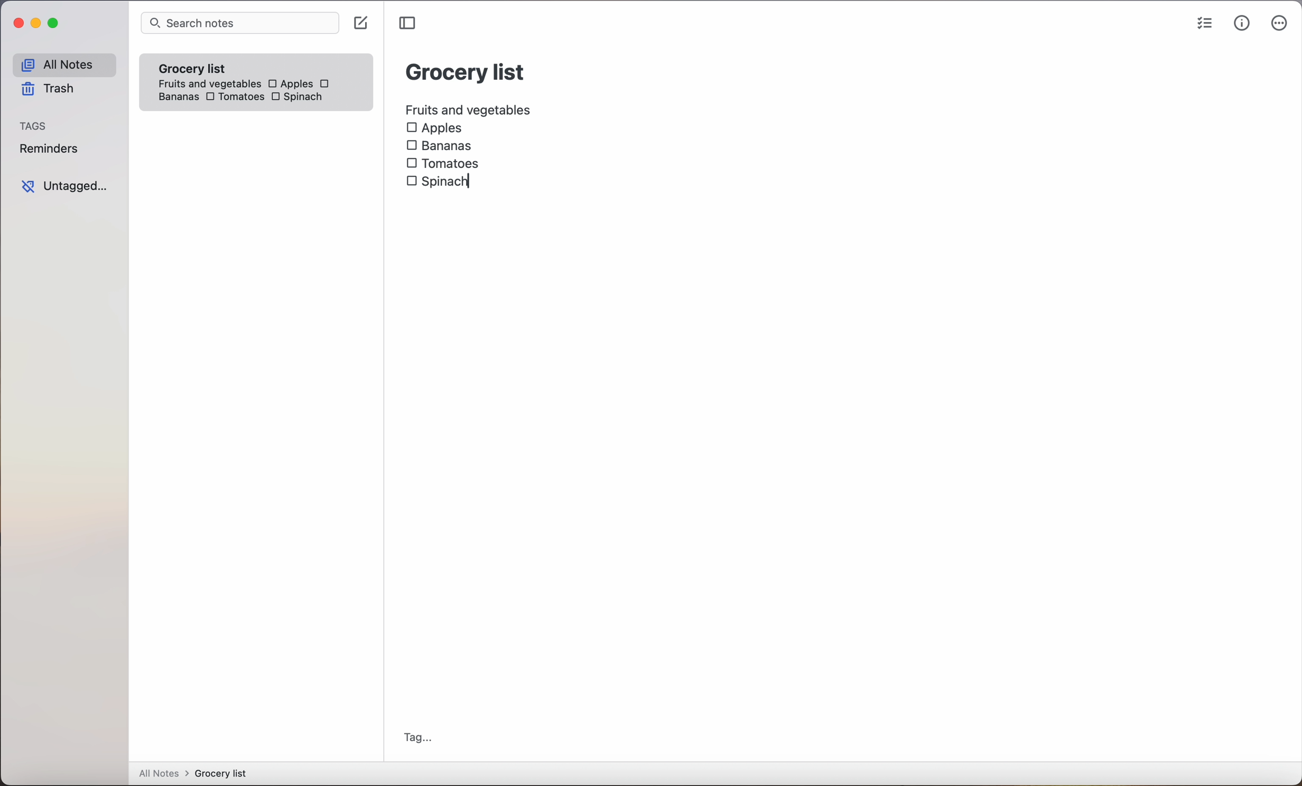 The image size is (1302, 786). Describe the element at coordinates (298, 98) in the screenshot. I see `Spinach checkbox` at that location.